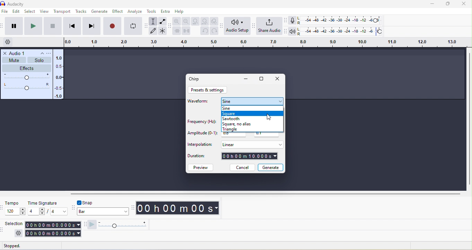 Image resolution: width=472 pixels, height=250 pixels. Describe the element at coordinates (103, 212) in the screenshot. I see `bar` at that location.